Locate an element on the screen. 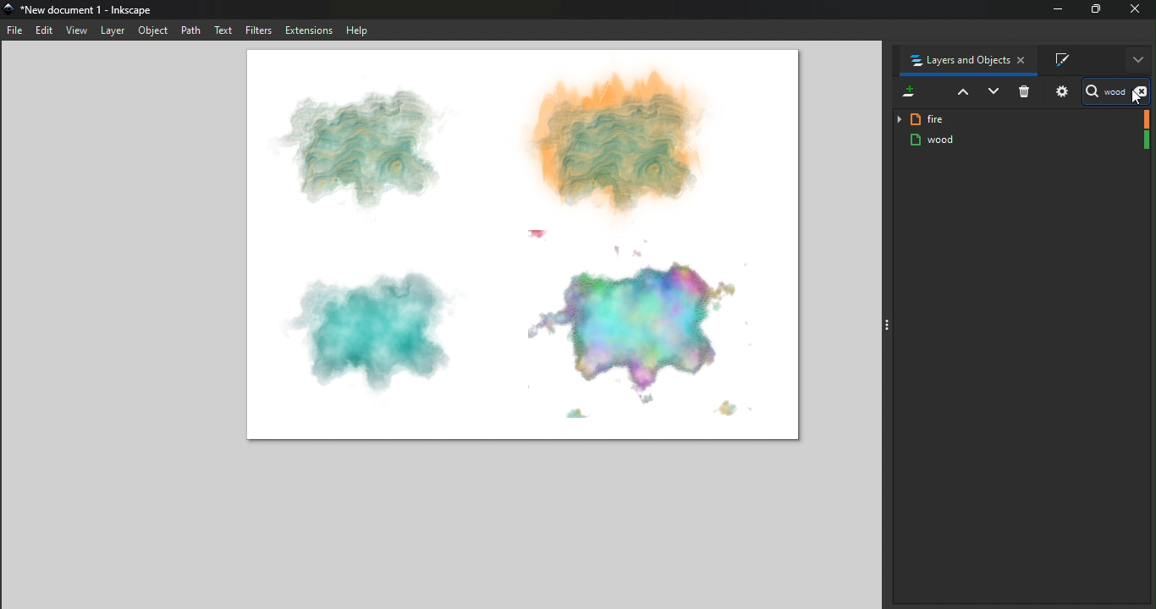 The image size is (1156, 609). More options is located at coordinates (1138, 59).